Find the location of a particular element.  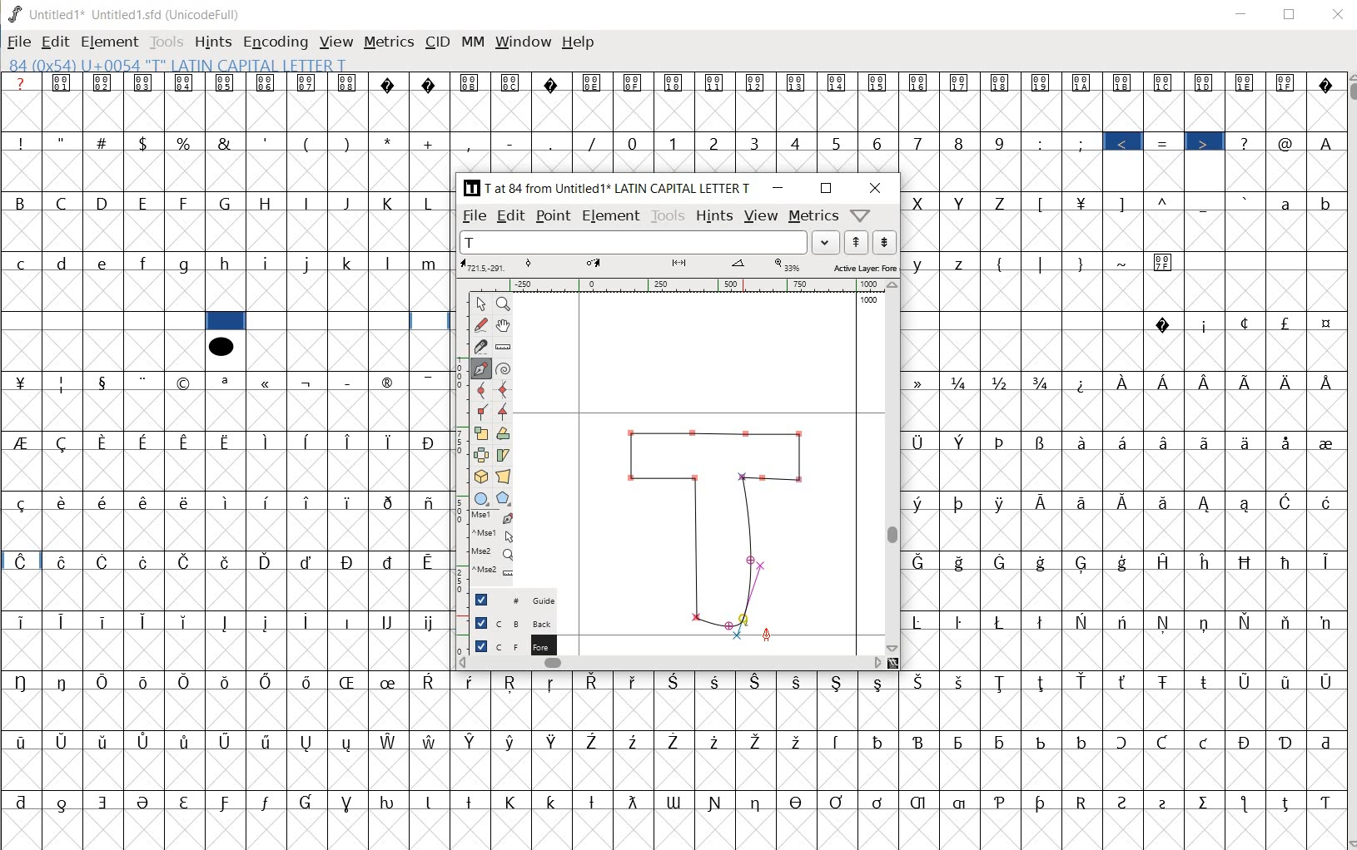

] is located at coordinates (1126, 202).